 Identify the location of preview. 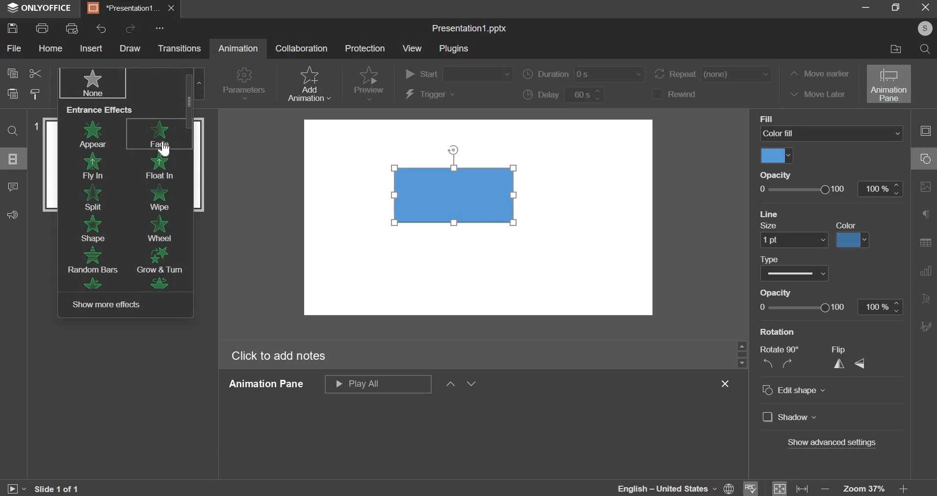
(369, 80).